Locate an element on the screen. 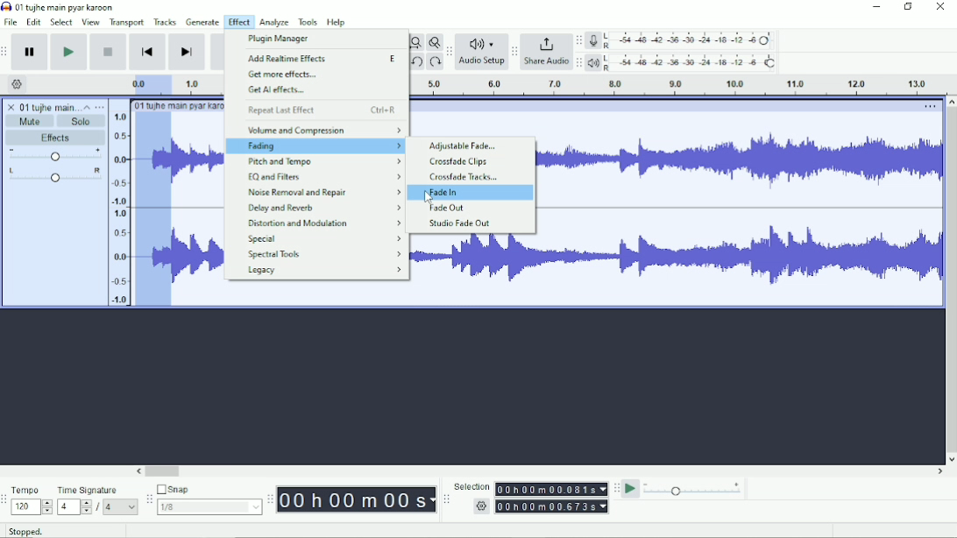 The width and height of the screenshot is (957, 538). Logo is located at coordinates (6, 6).